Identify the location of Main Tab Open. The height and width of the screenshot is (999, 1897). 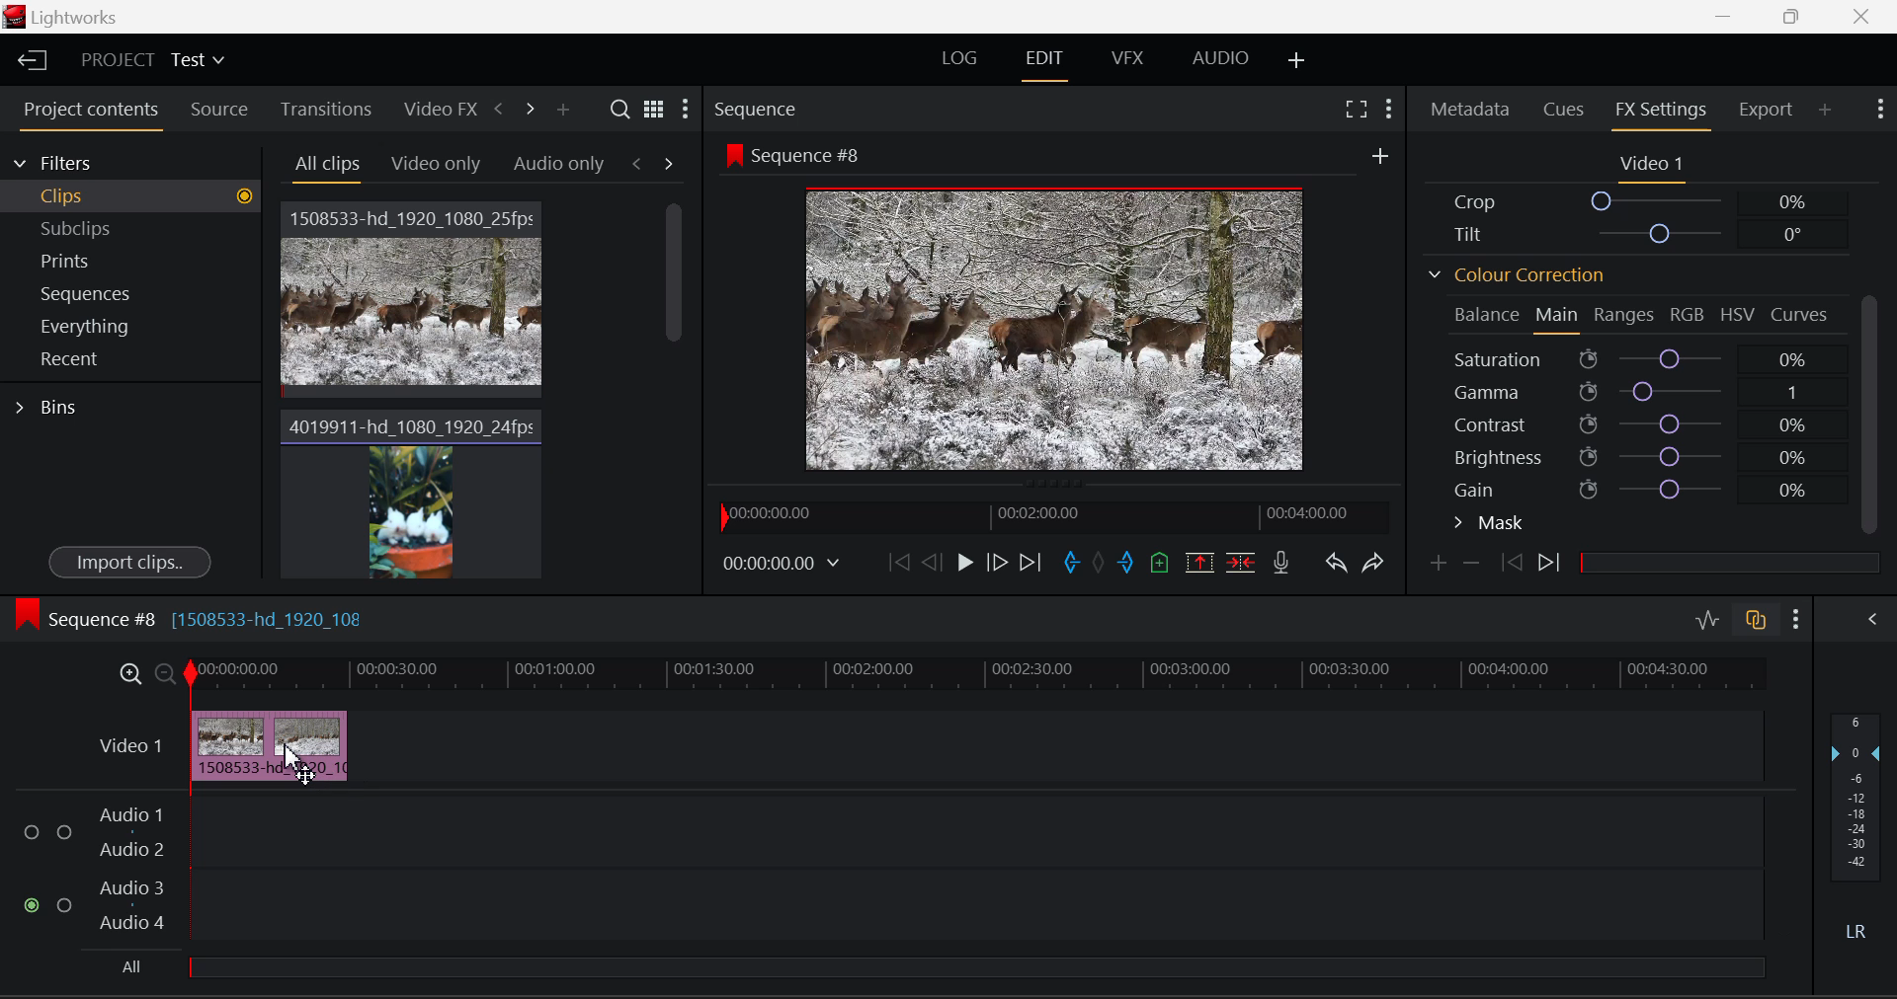
(1558, 318).